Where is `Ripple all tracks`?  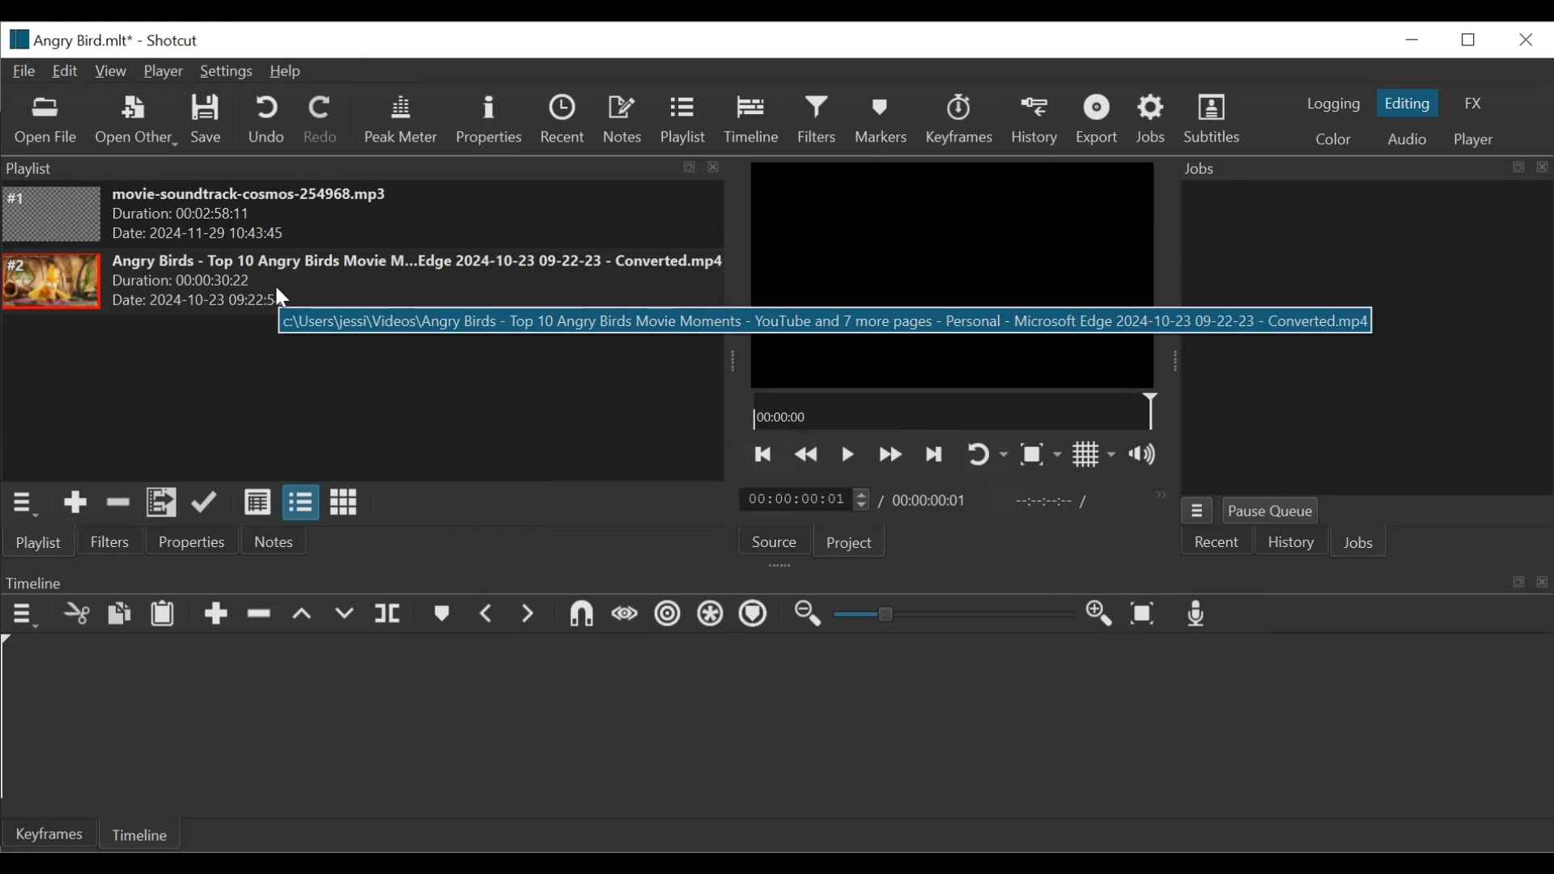 Ripple all tracks is located at coordinates (712, 617).